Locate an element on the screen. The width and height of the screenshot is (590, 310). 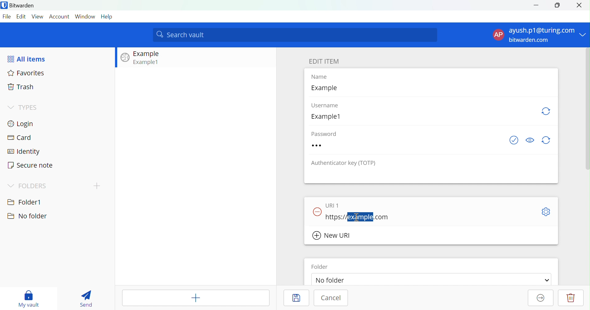
Help is located at coordinates (107, 16).